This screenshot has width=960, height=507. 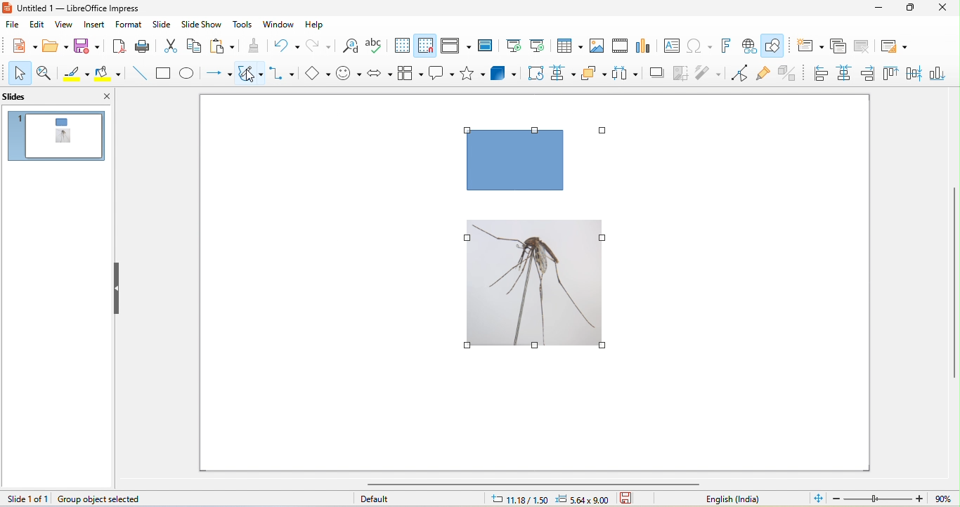 What do you see at coordinates (939, 9) in the screenshot?
I see `close` at bounding box center [939, 9].